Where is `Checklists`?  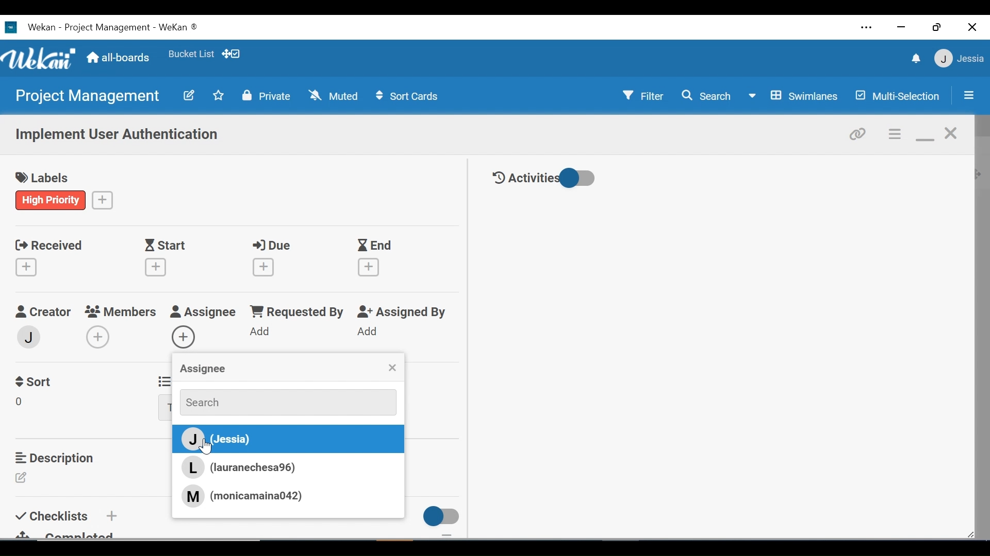
Checklists is located at coordinates (54, 514).